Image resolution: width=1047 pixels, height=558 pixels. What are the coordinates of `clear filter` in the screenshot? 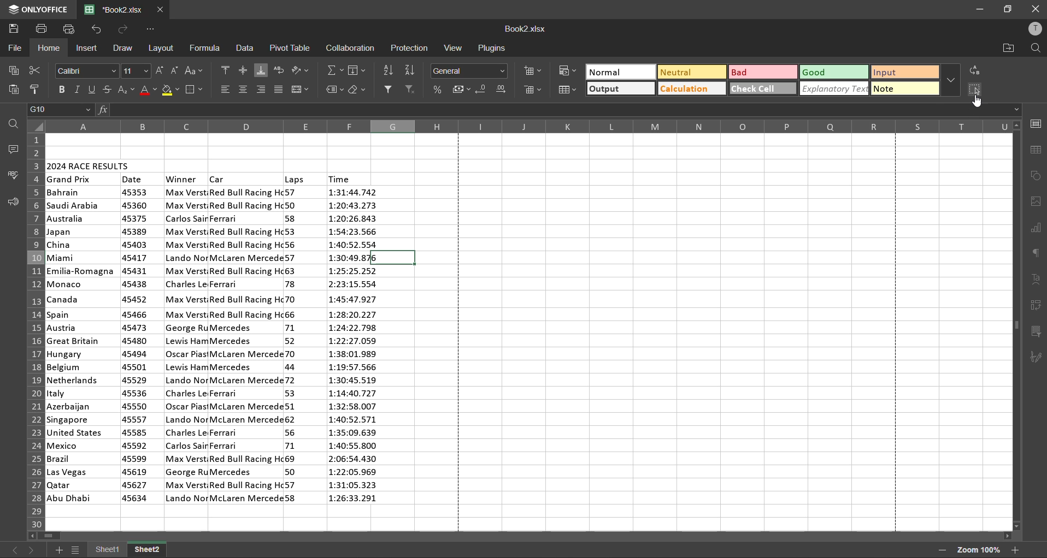 It's located at (410, 88).